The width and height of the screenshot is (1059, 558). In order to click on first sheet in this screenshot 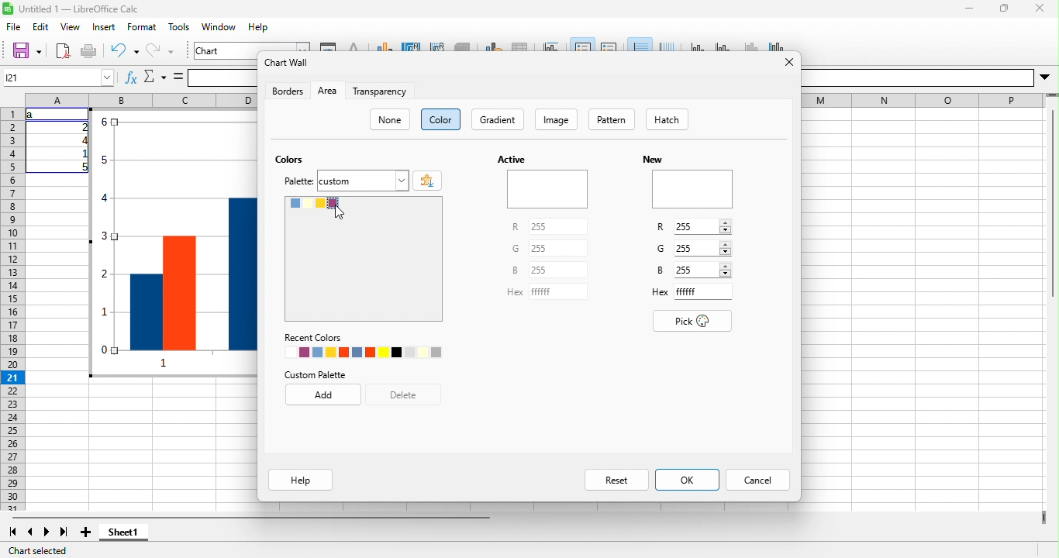, I will do `click(13, 532)`.